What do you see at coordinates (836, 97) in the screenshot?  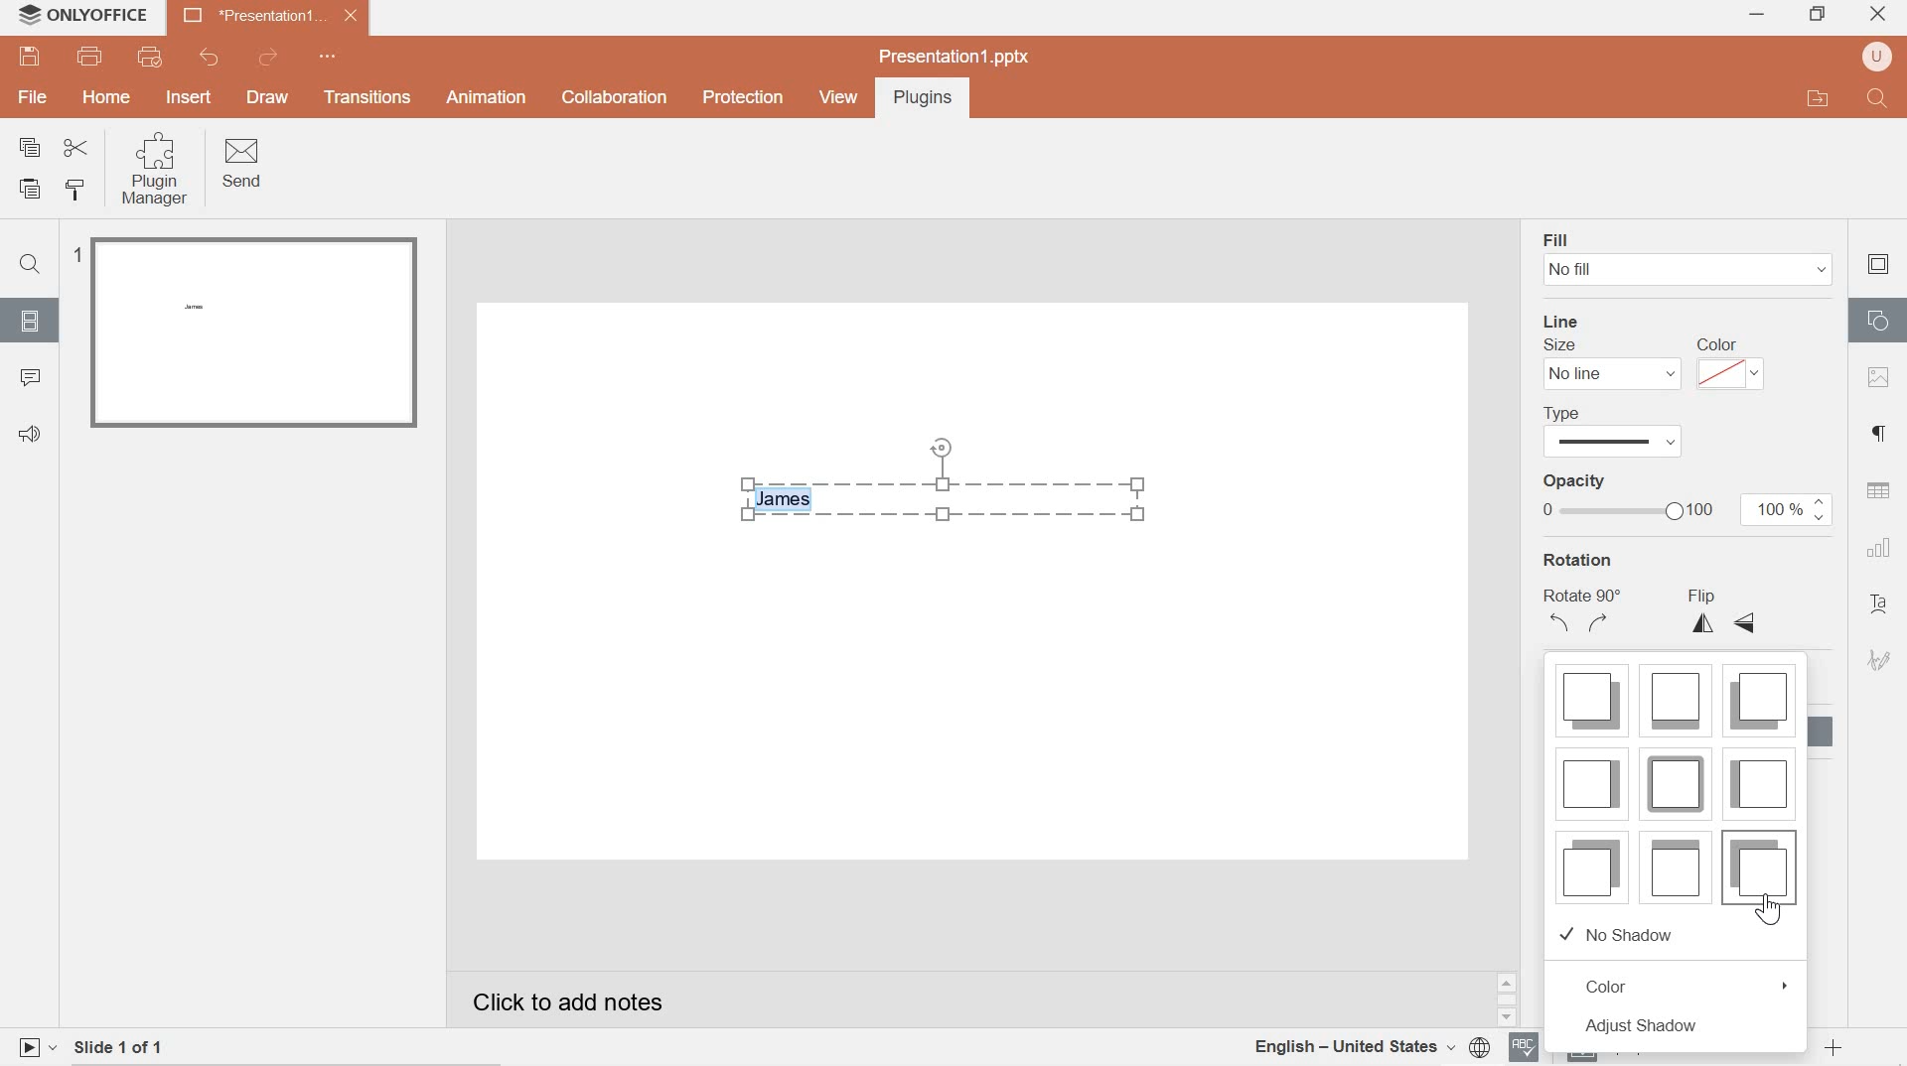 I see `view` at bounding box center [836, 97].